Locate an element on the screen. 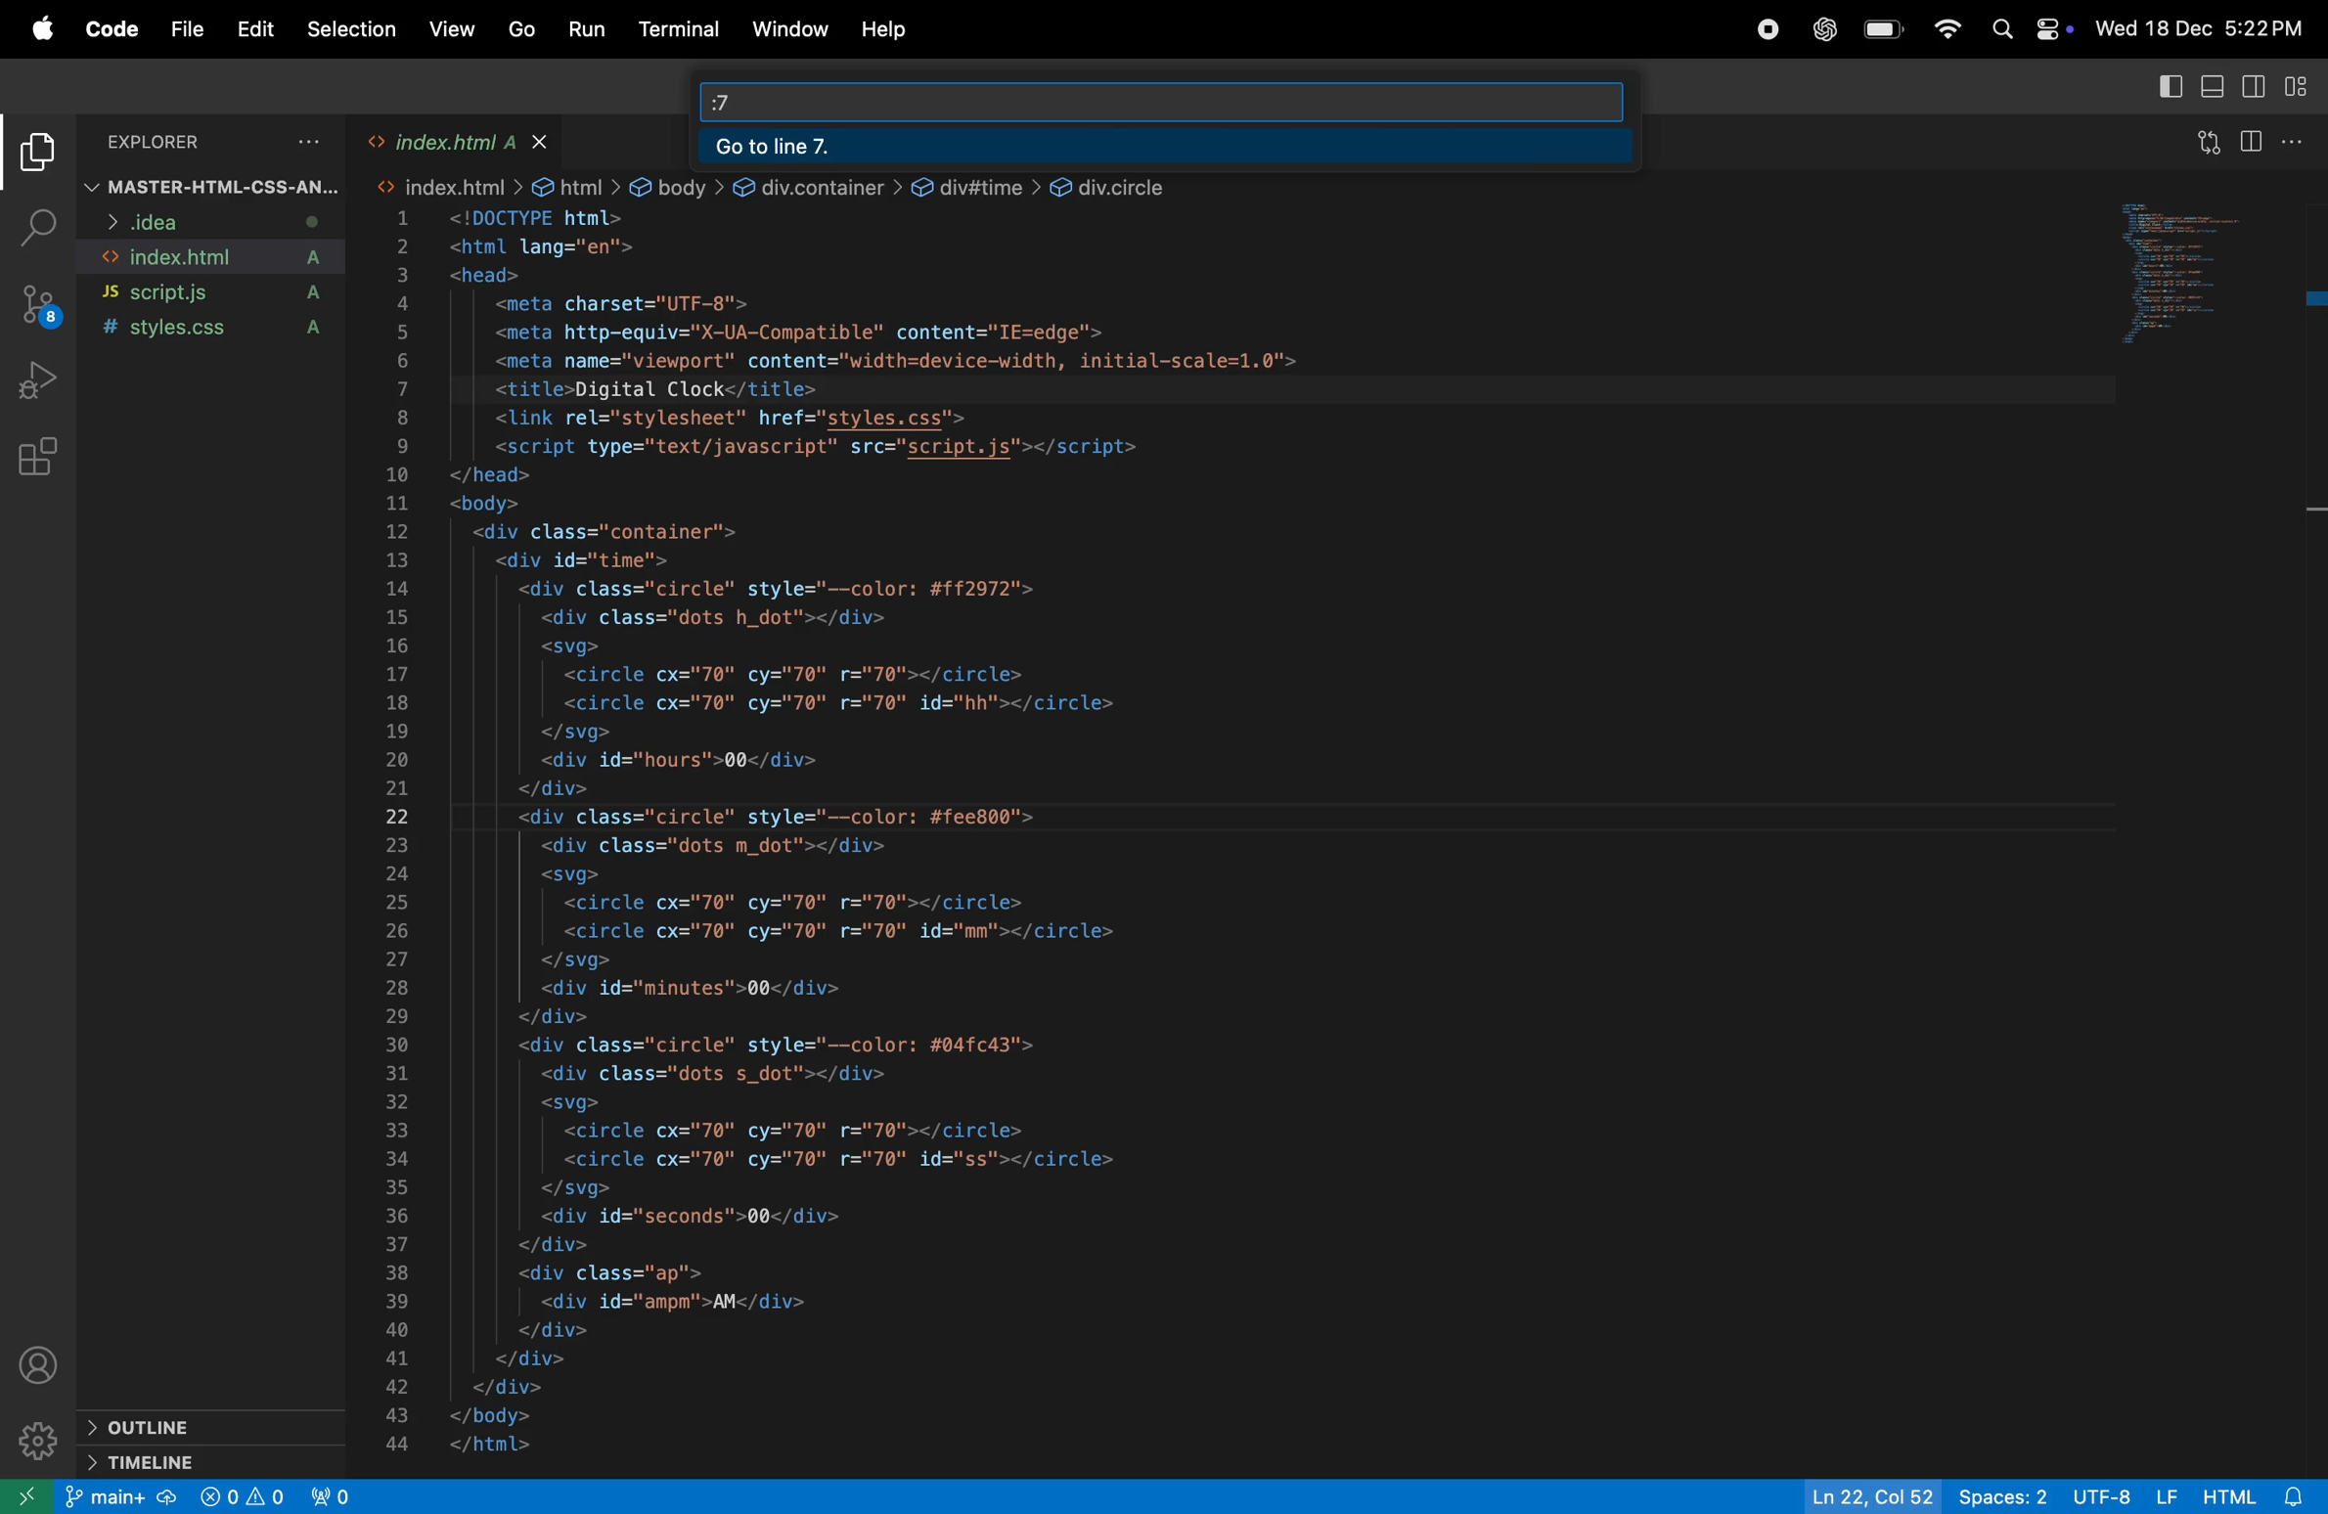  time line is located at coordinates (226, 1460).